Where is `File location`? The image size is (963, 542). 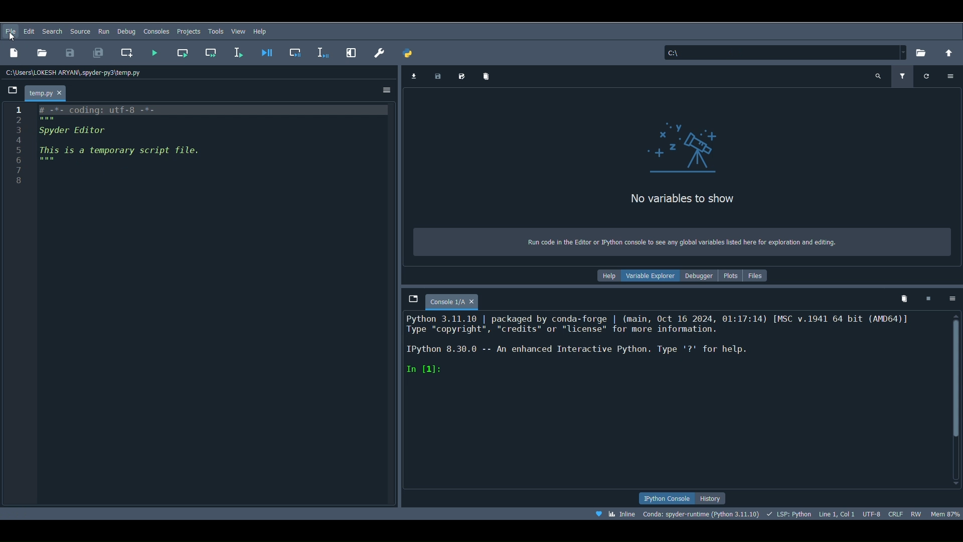
File location is located at coordinates (786, 51).